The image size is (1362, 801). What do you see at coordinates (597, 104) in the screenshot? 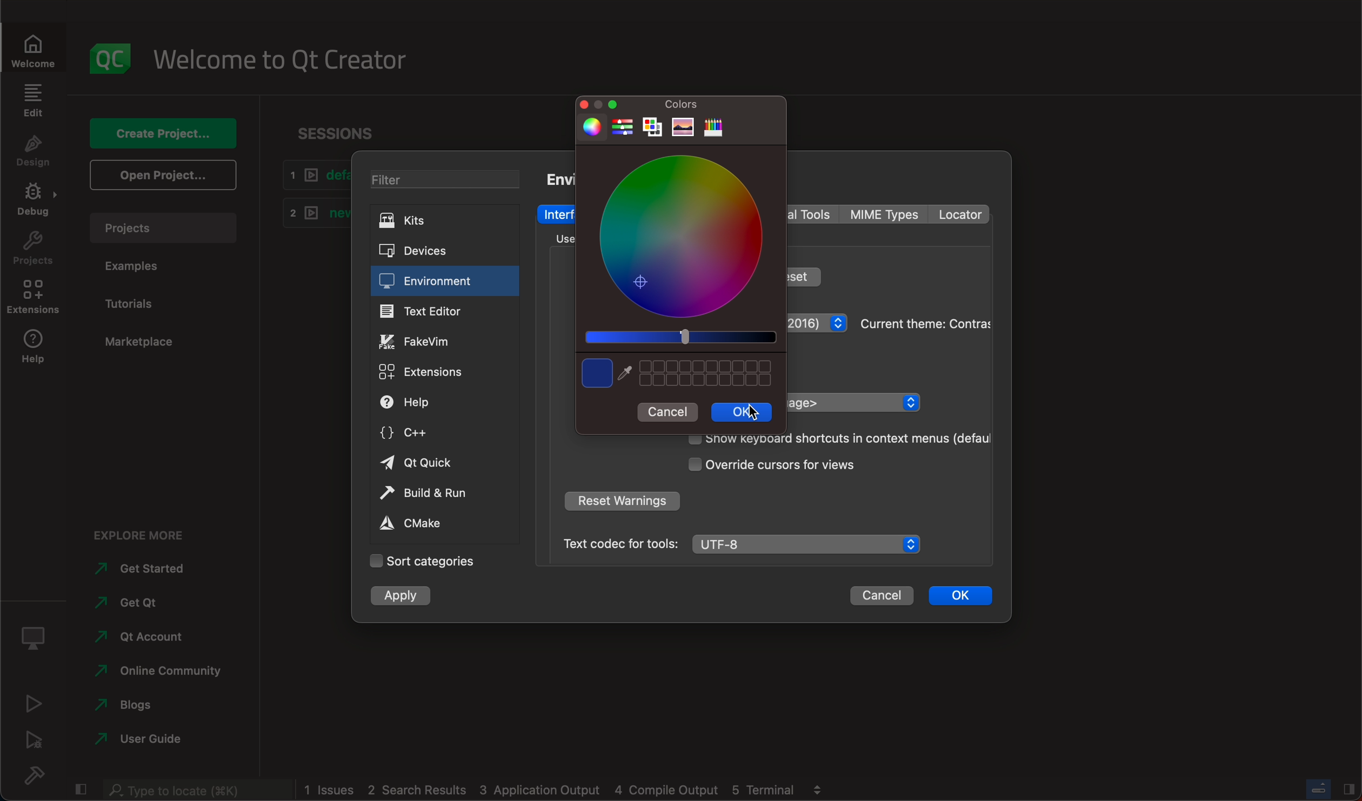
I see `resize` at bounding box center [597, 104].